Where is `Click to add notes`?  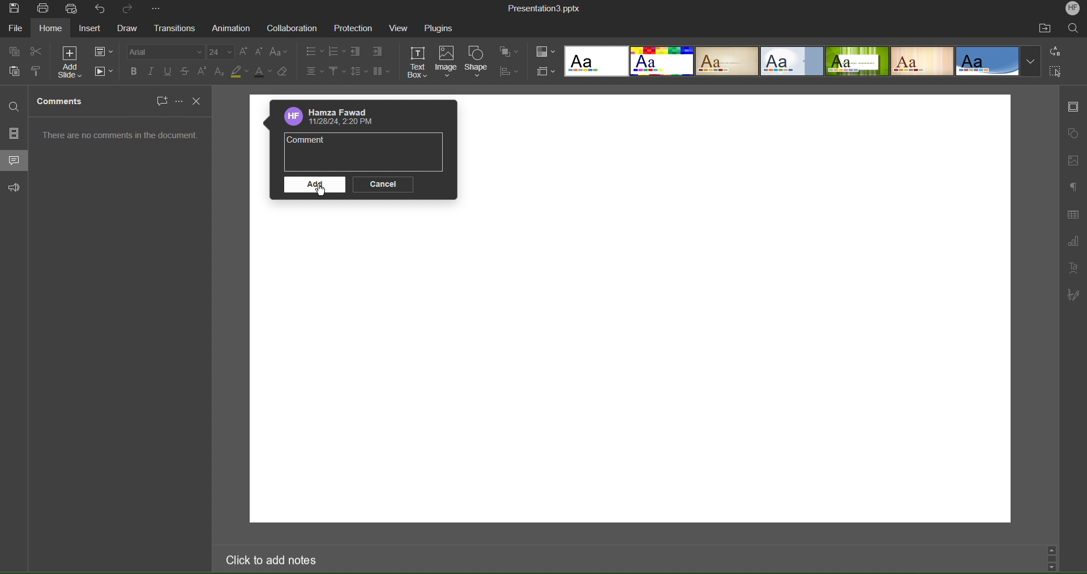 Click to add notes is located at coordinates (268, 559).